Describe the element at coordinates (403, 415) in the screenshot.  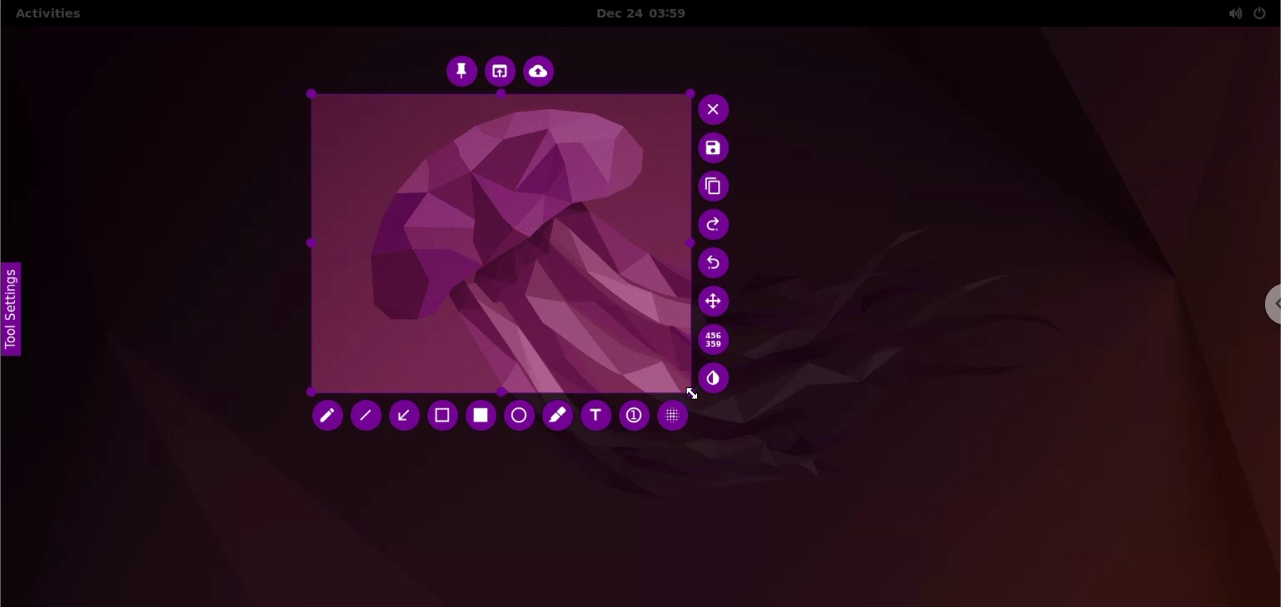
I see `arrow` at that location.